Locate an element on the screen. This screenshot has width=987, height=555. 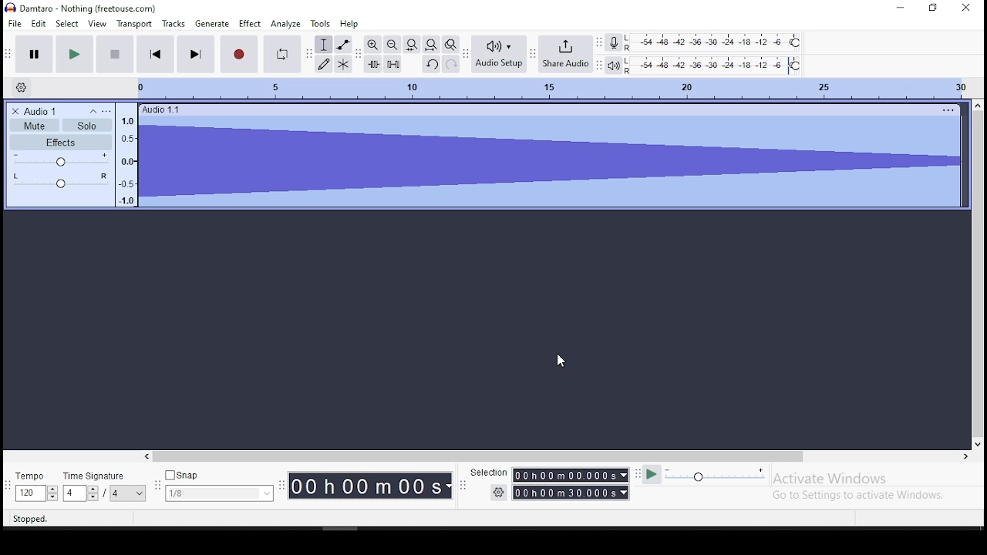
zoom in is located at coordinates (372, 45).